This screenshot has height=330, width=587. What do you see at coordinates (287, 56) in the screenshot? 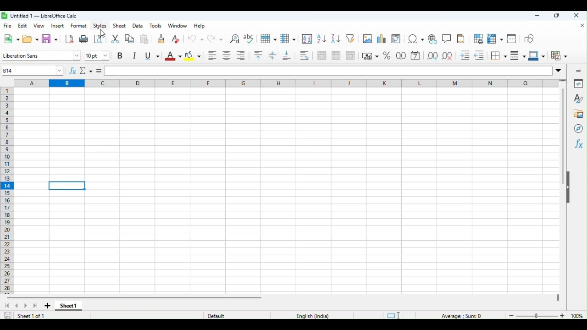
I see `Bottom alignment` at bounding box center [287, 56].